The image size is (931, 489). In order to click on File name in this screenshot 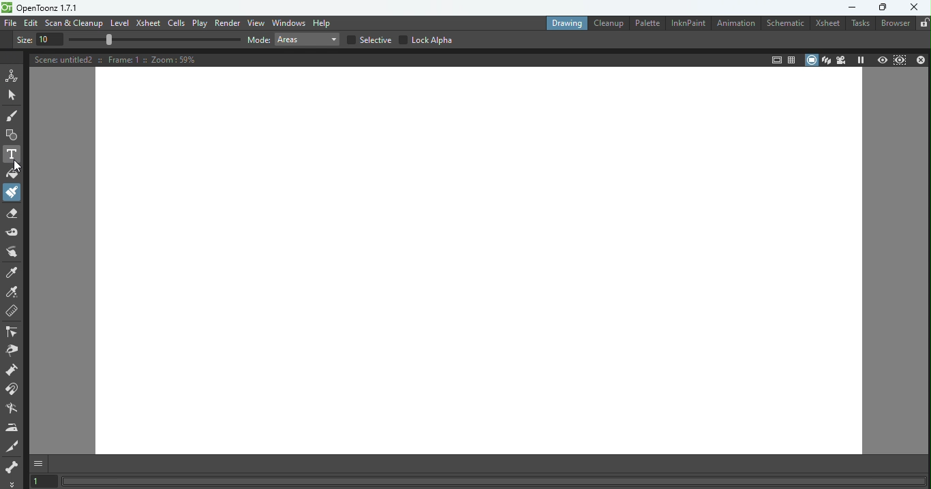, I will do `click(57, 7)`.